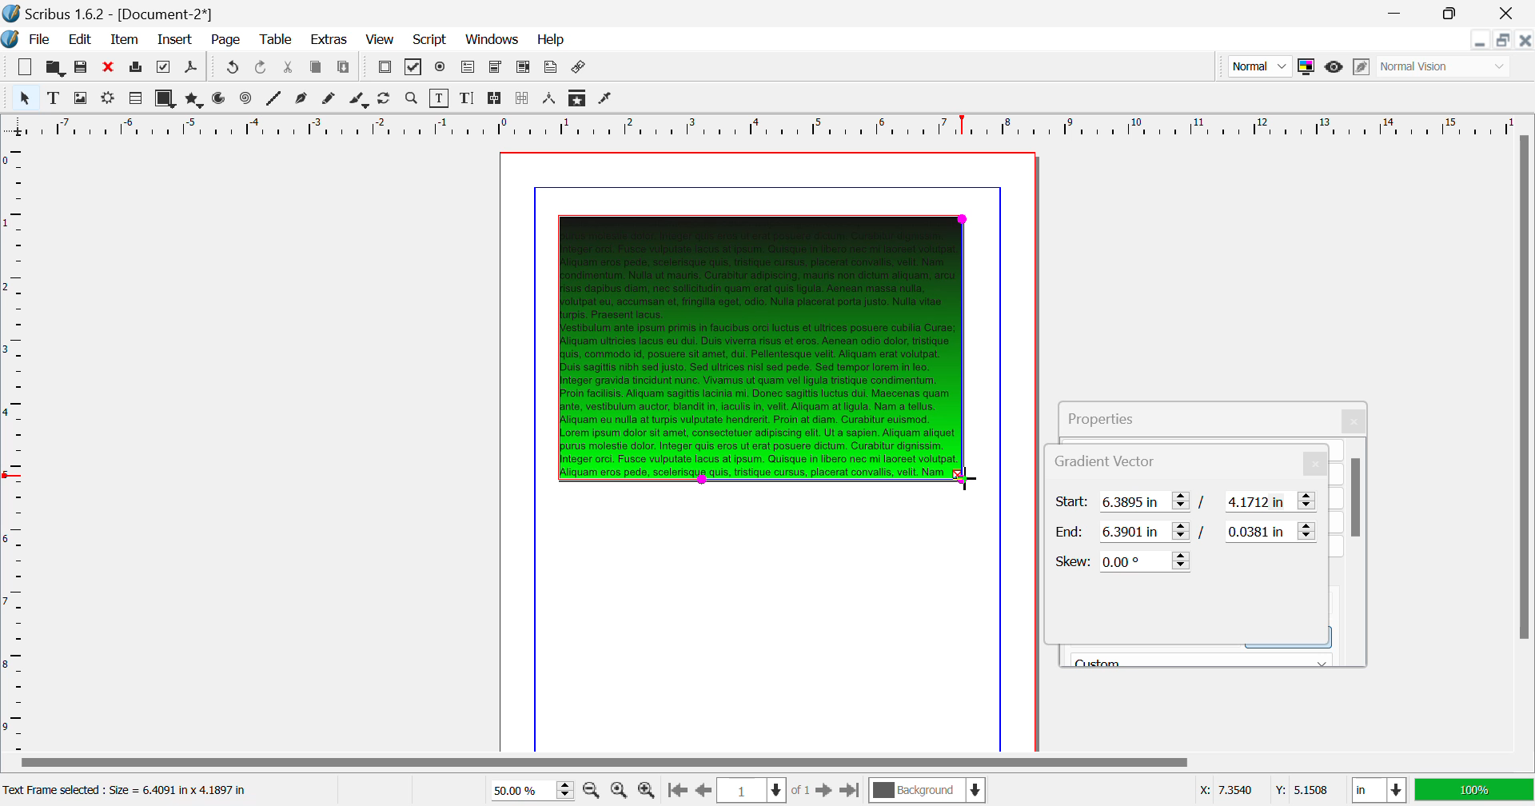  Describe the element at coordinates (523, 69) in the screenshot. I see `Pdf List Box` at that location.